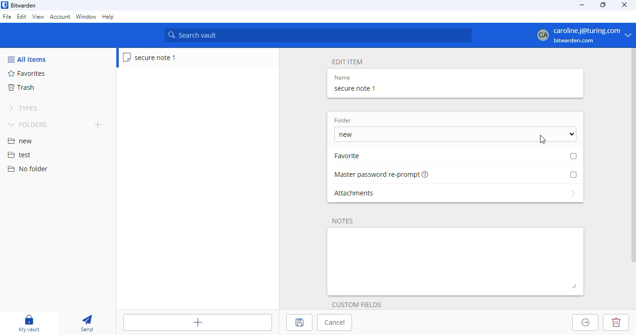  I want to click on notes, so click(343, 221).